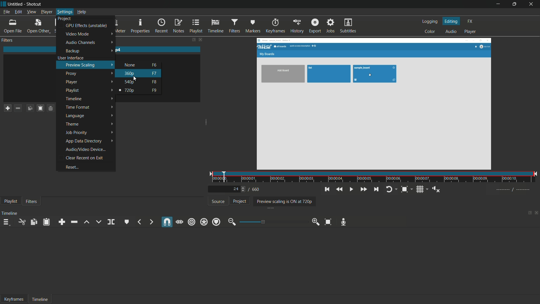  Describe the element at coordinates (34, 222) in the screenshot. I see `copy` at that location.